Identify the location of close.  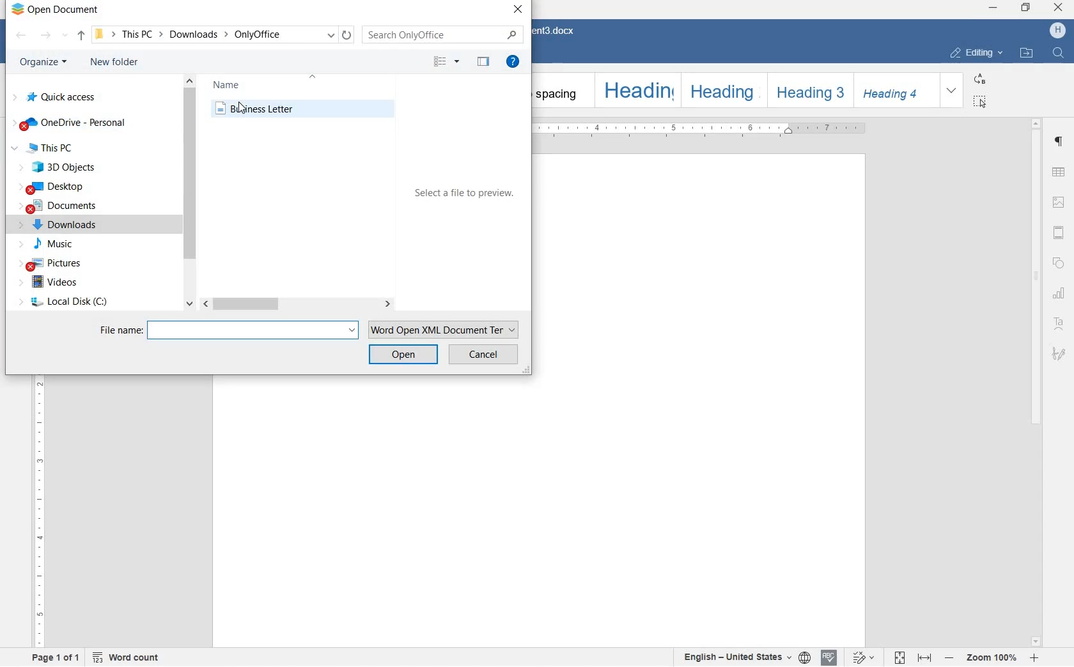
(1057, 7).